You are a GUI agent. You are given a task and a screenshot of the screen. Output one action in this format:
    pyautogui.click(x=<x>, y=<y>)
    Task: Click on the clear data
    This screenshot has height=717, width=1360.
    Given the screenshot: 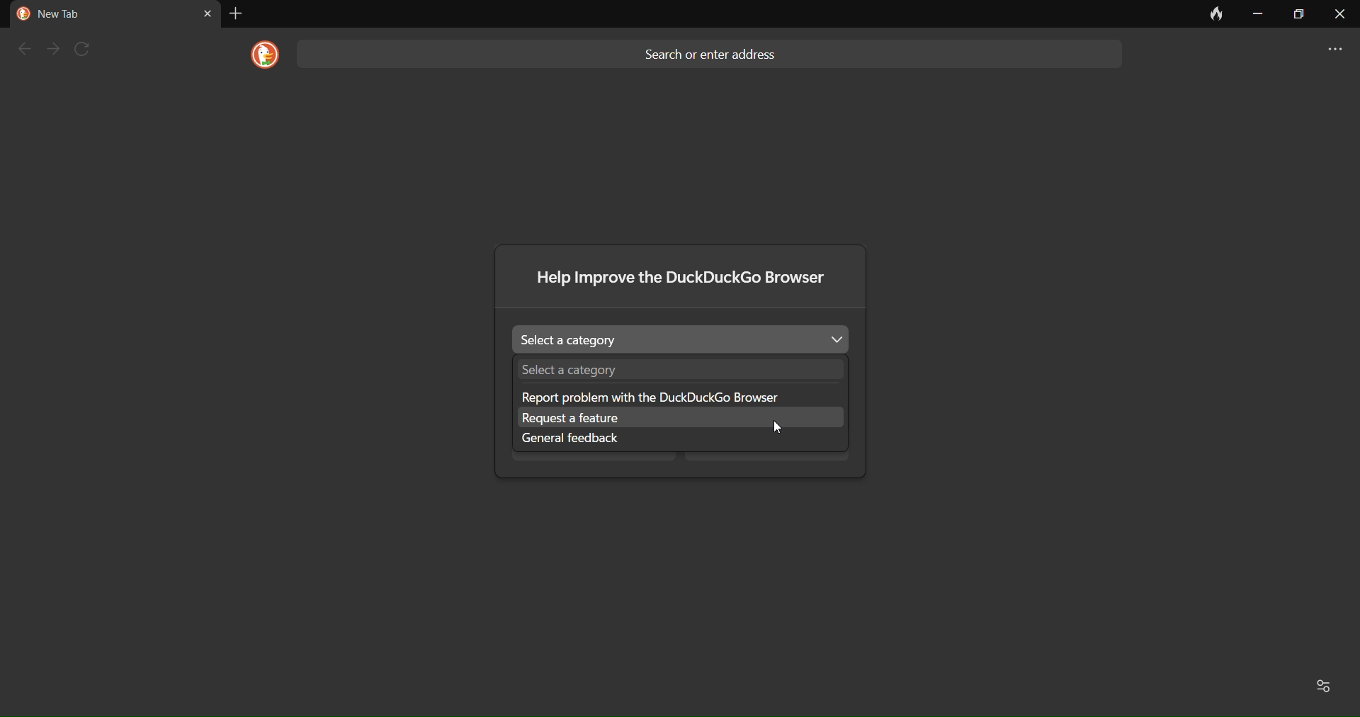 What is the action you would take?
    pyautogui.click(x=1210, y=18)
    